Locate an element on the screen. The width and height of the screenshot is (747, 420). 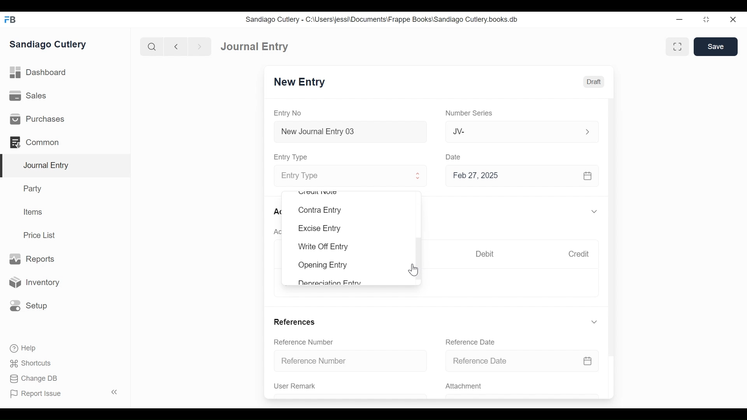
New Entry is located at coordinates (300, 82).